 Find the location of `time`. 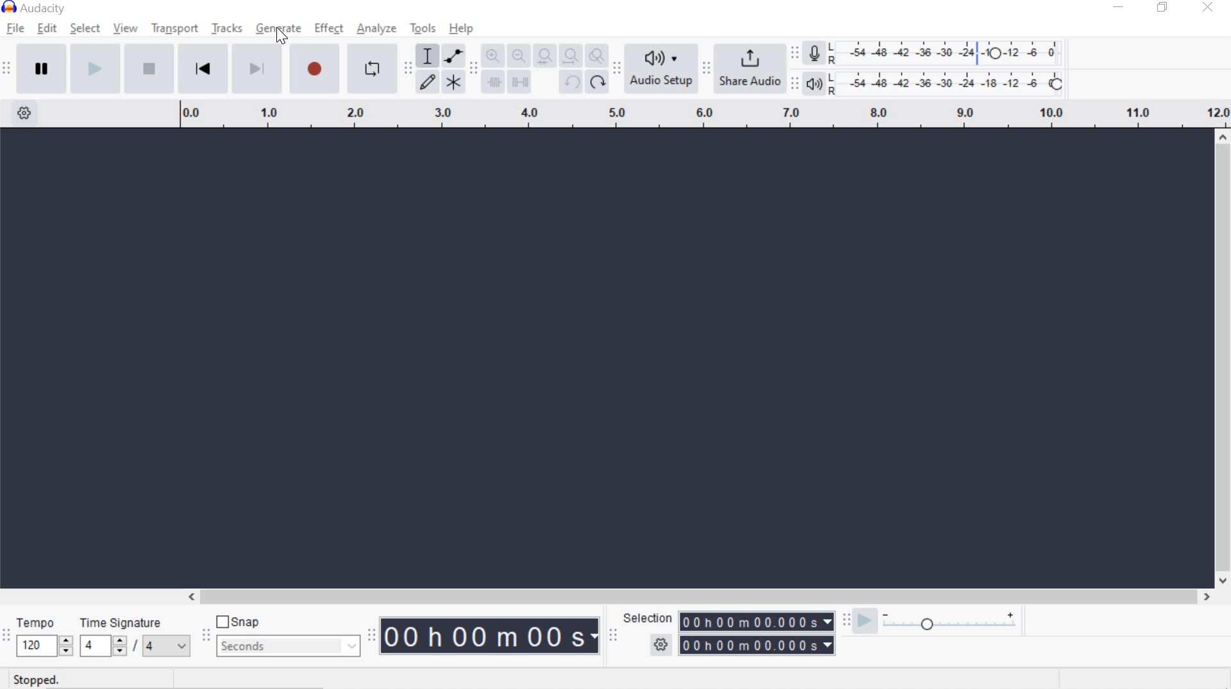

time is located at coordinates (491, 636).